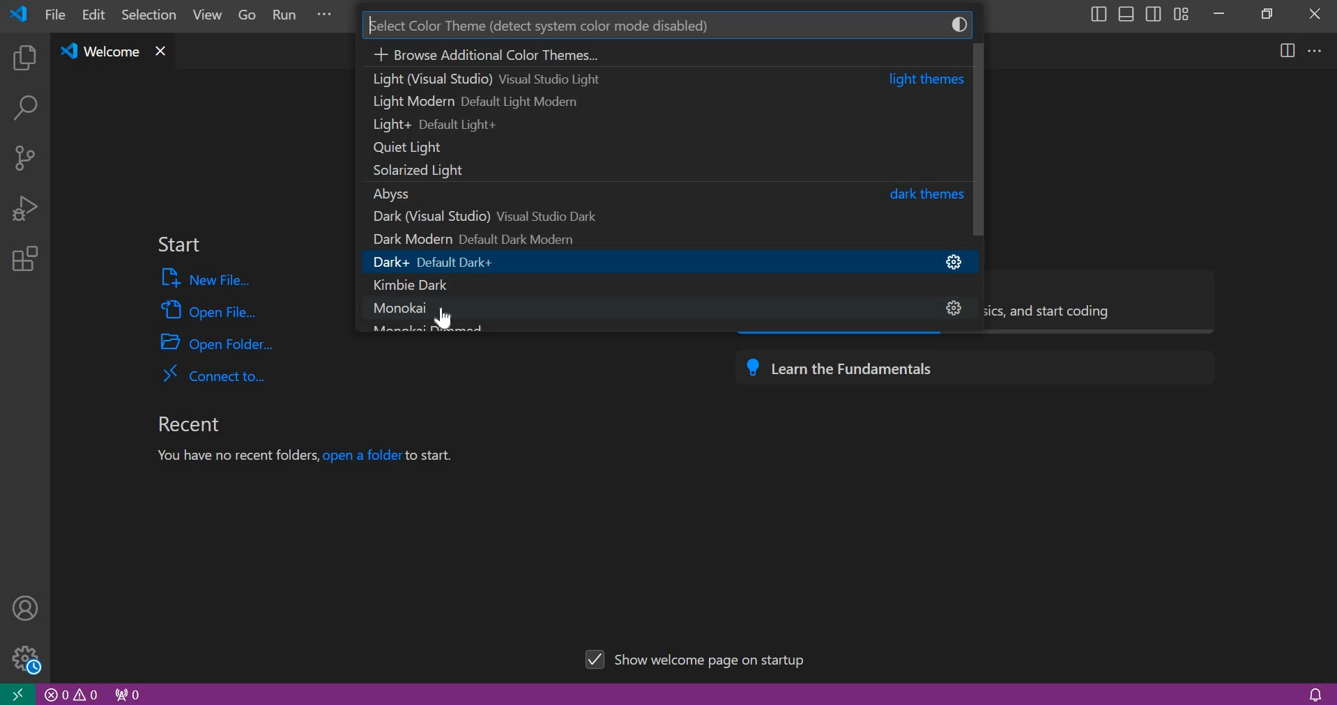 Image resolution: width=1337 pixels, height=705 pixels. What do you see at coordinates (188, 424) in the screenshot?
I see `recent` at bounding box center [188, 424].